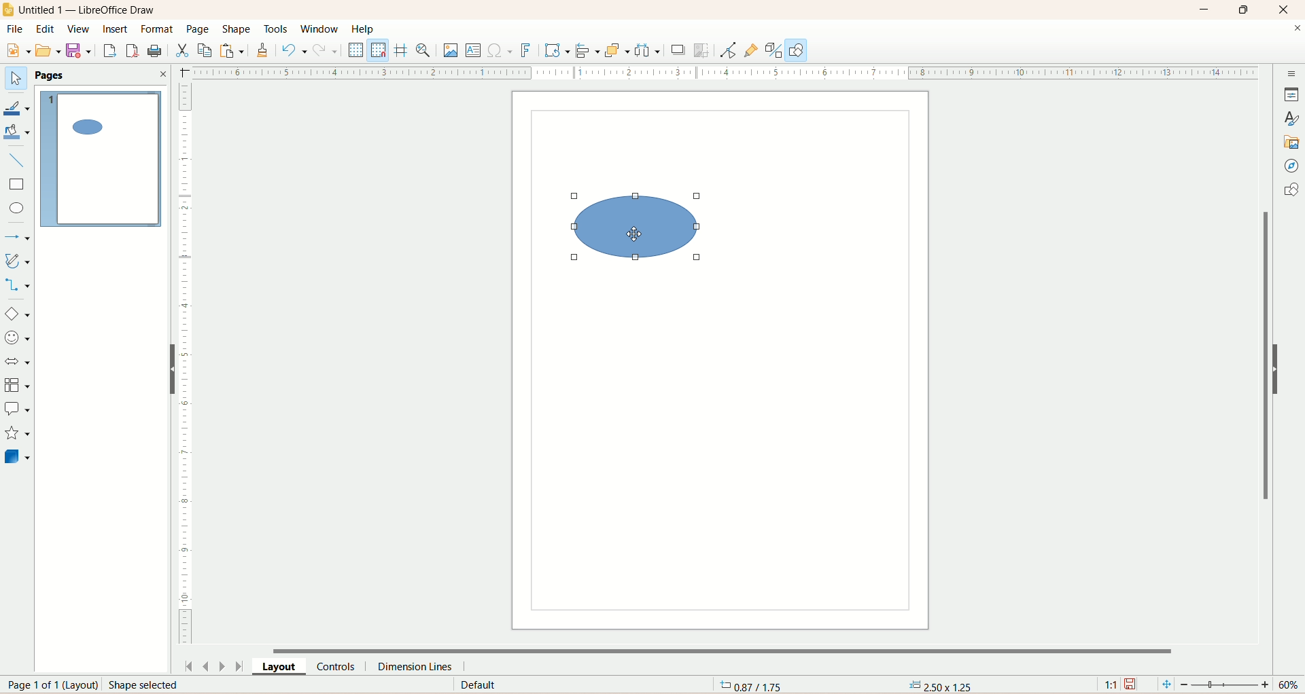 This screenshot has width=1305, height=694. Describe the element at coordinates (703, 50) in the screenshot. I see `crop image` at that location.